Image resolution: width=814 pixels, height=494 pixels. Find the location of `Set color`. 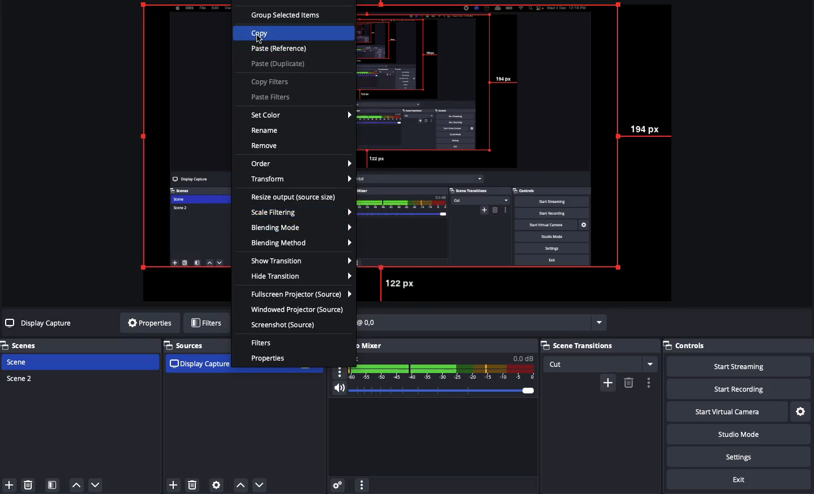

Set color is located at coordinates (300, 116).